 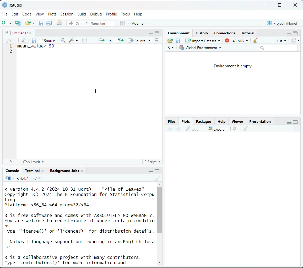 What do you see at coordinates (82, 170) in the screenshot?
I see `close` at bounding box center [82, 170].